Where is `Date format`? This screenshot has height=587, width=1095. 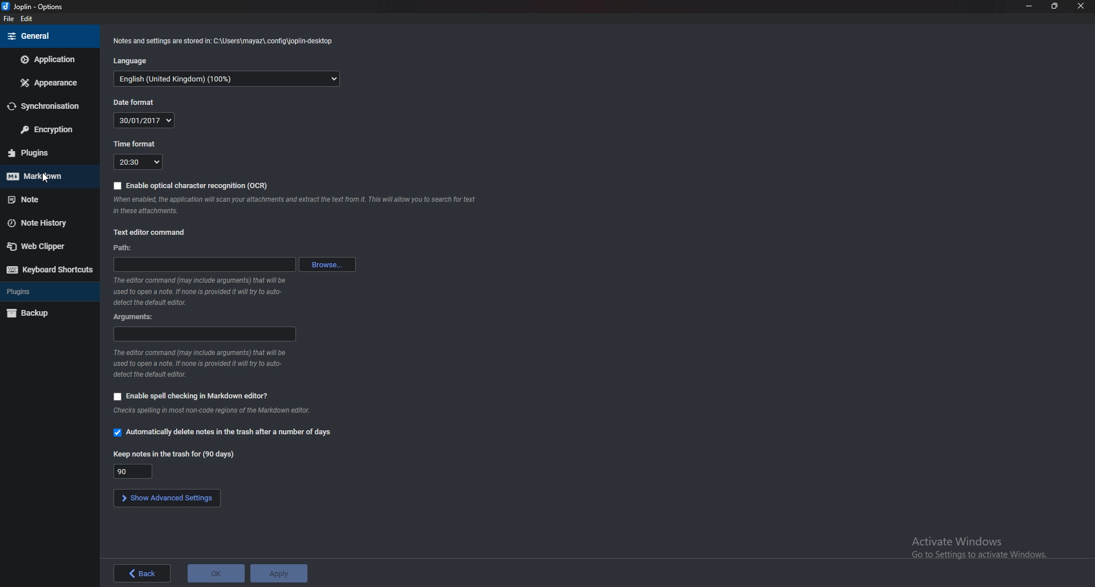
Date format is located at coordinates (132, 101).